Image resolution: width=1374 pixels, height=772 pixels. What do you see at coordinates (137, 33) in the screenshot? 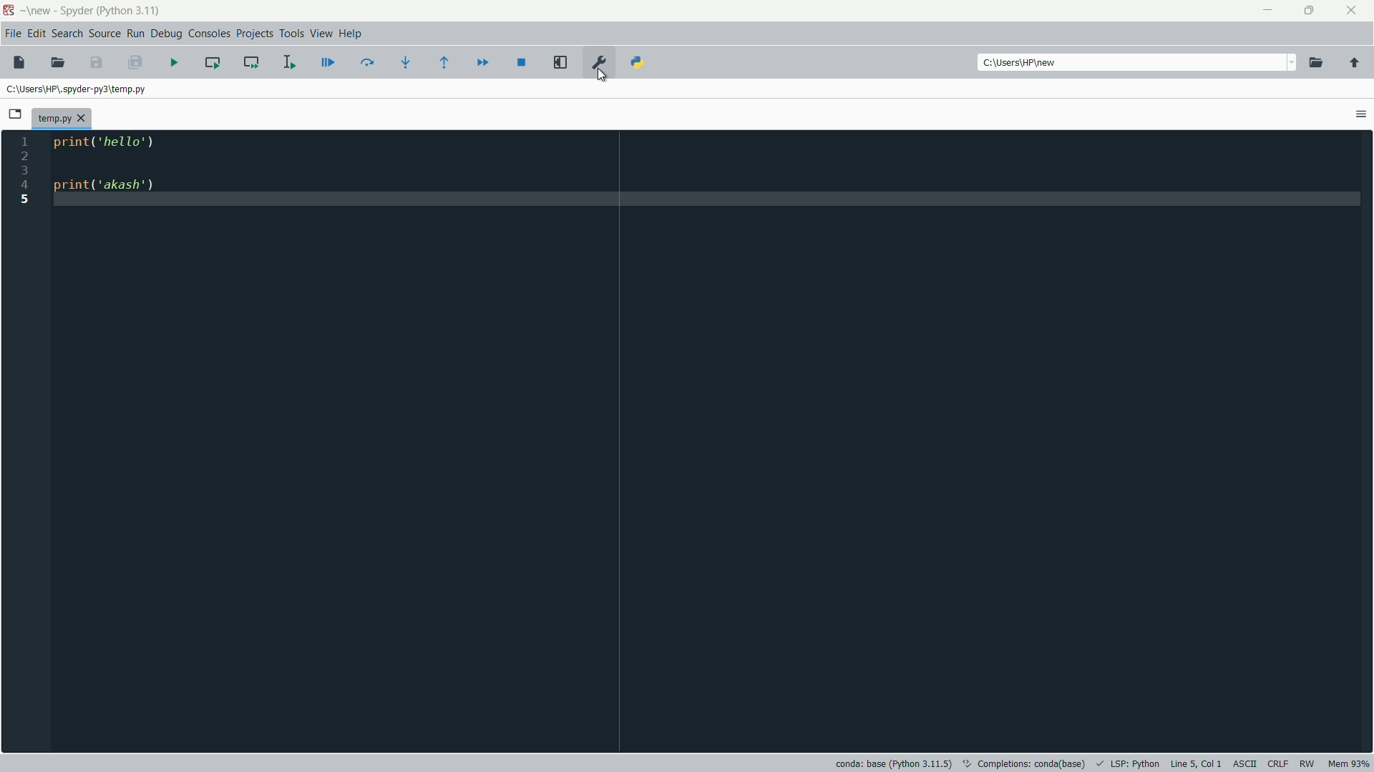
I see `run menu` at bounding box center [137, 33].